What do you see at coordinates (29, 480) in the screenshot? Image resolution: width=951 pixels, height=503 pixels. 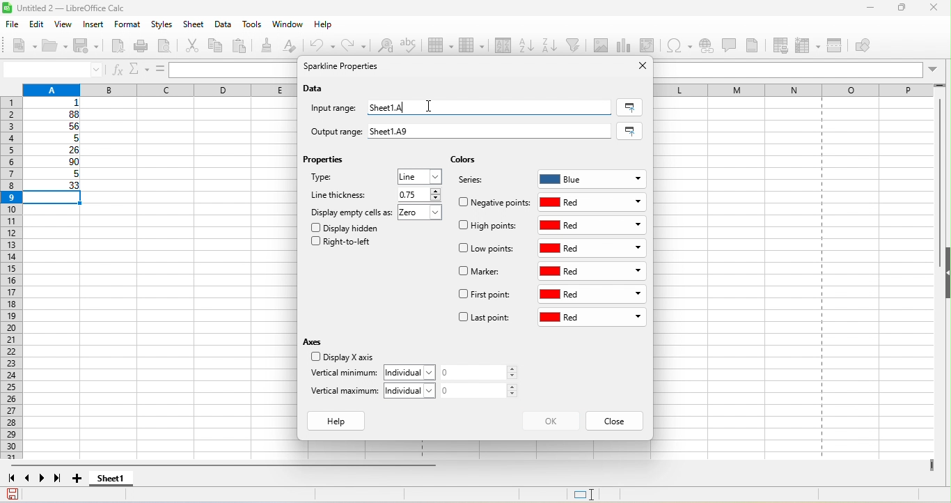 I see `scroll to previous sheet` at bounding box center [29, 480].